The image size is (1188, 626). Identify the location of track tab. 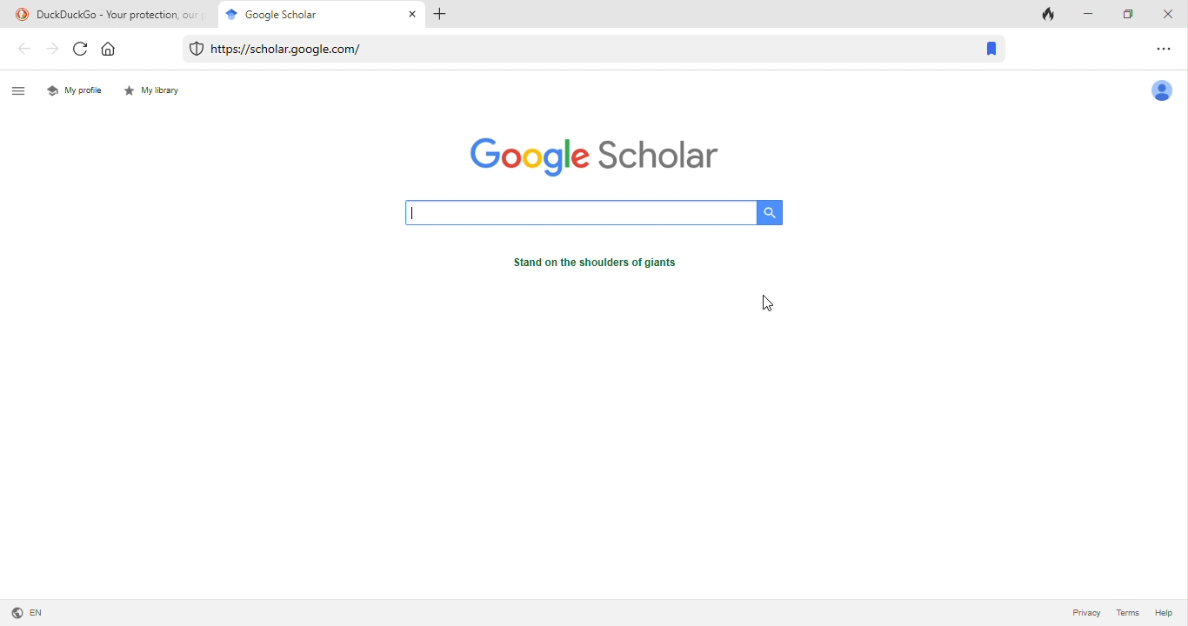
(1052, 13).